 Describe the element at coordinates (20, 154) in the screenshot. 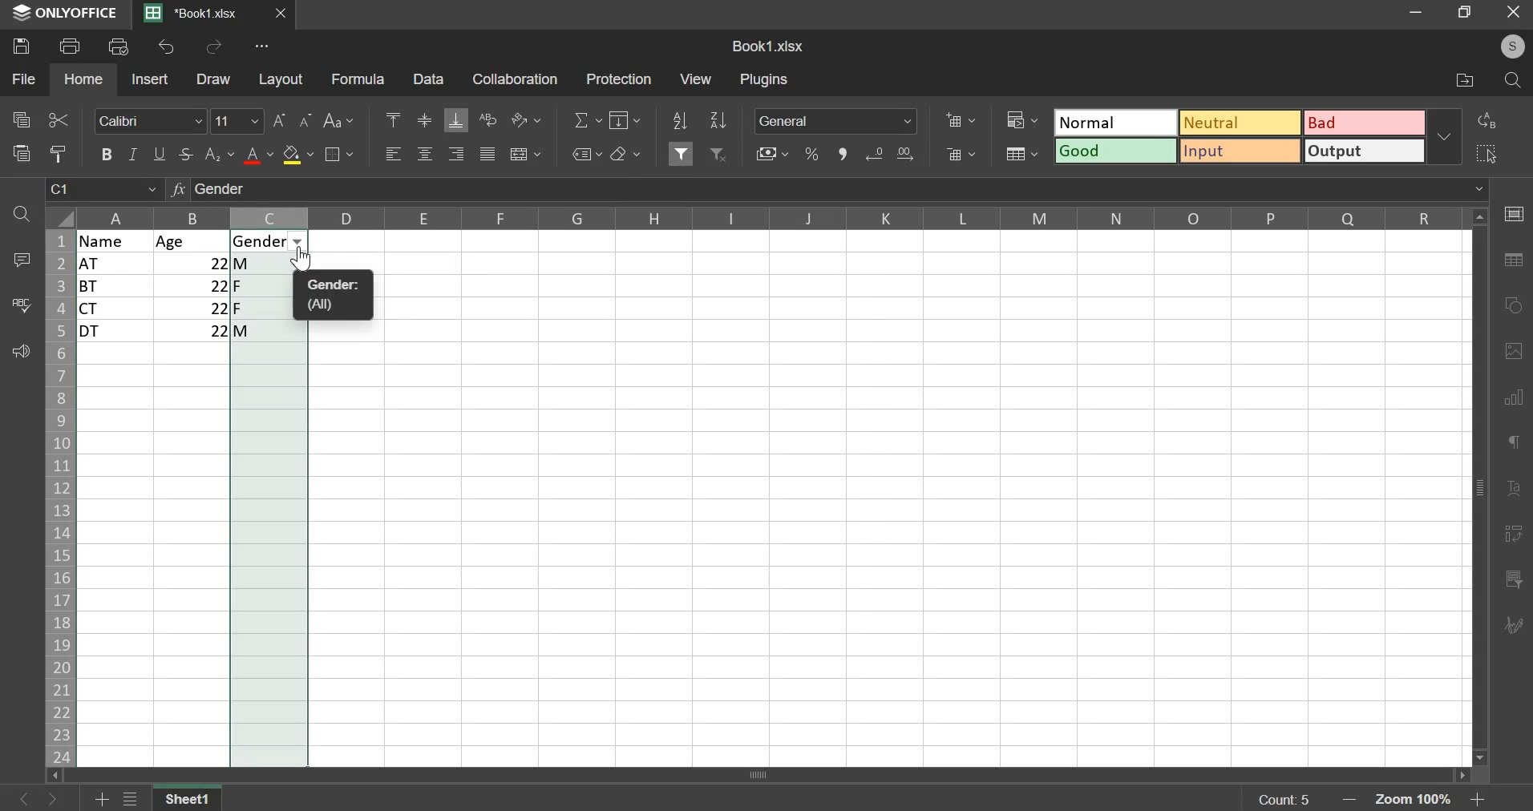

I see `paste` at that location.